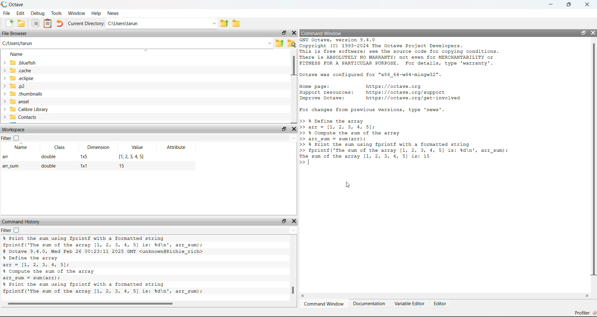 The width and height of the screenshot is (597, 317). What do you see at coordinates (26, 109) in the screenshot?
I see `Calibre Library` at bounding box center [26, 109].